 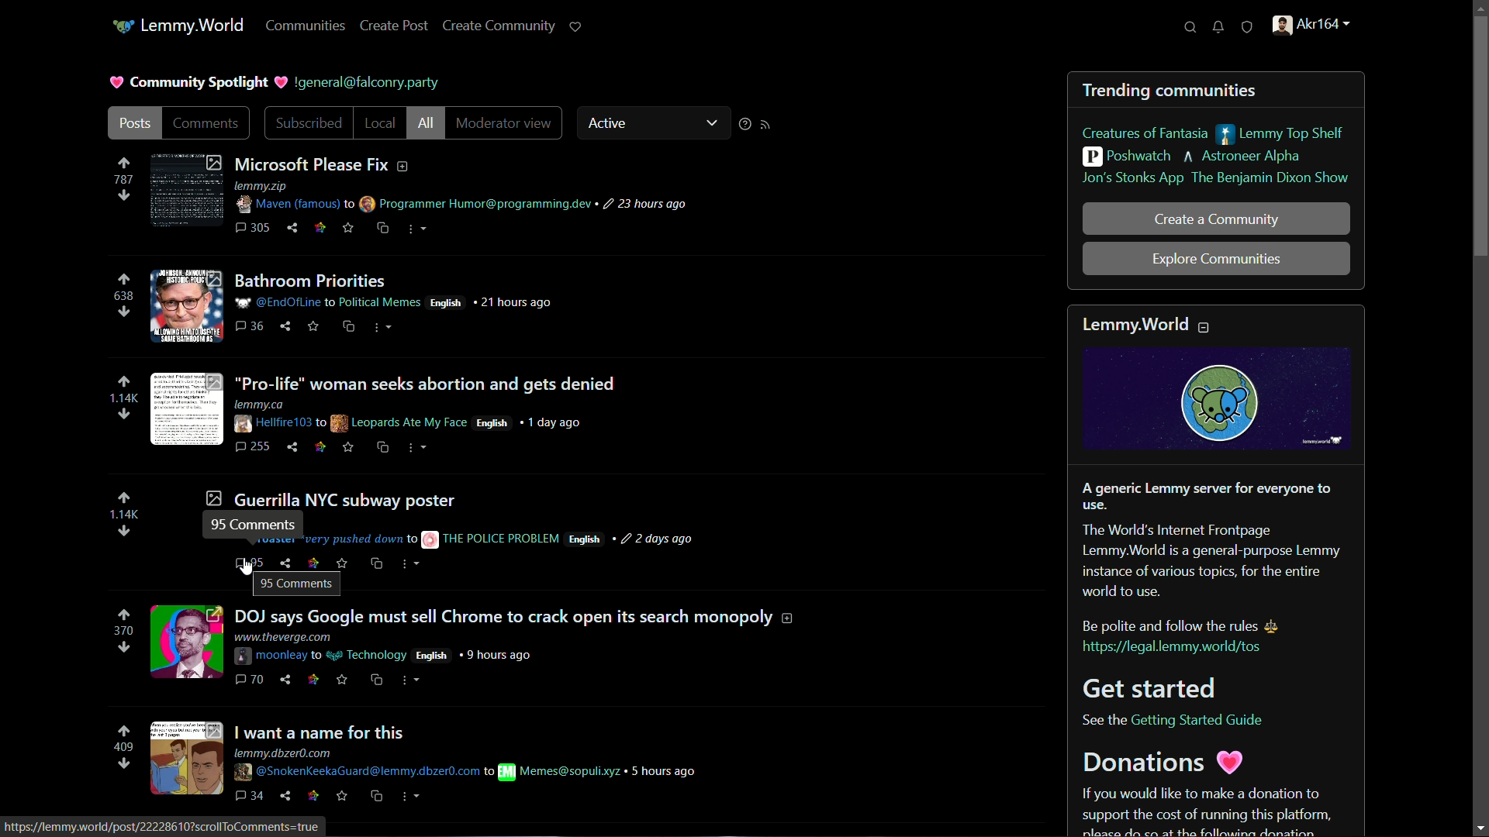 I want to click on more options, so click(x=413, y=449).